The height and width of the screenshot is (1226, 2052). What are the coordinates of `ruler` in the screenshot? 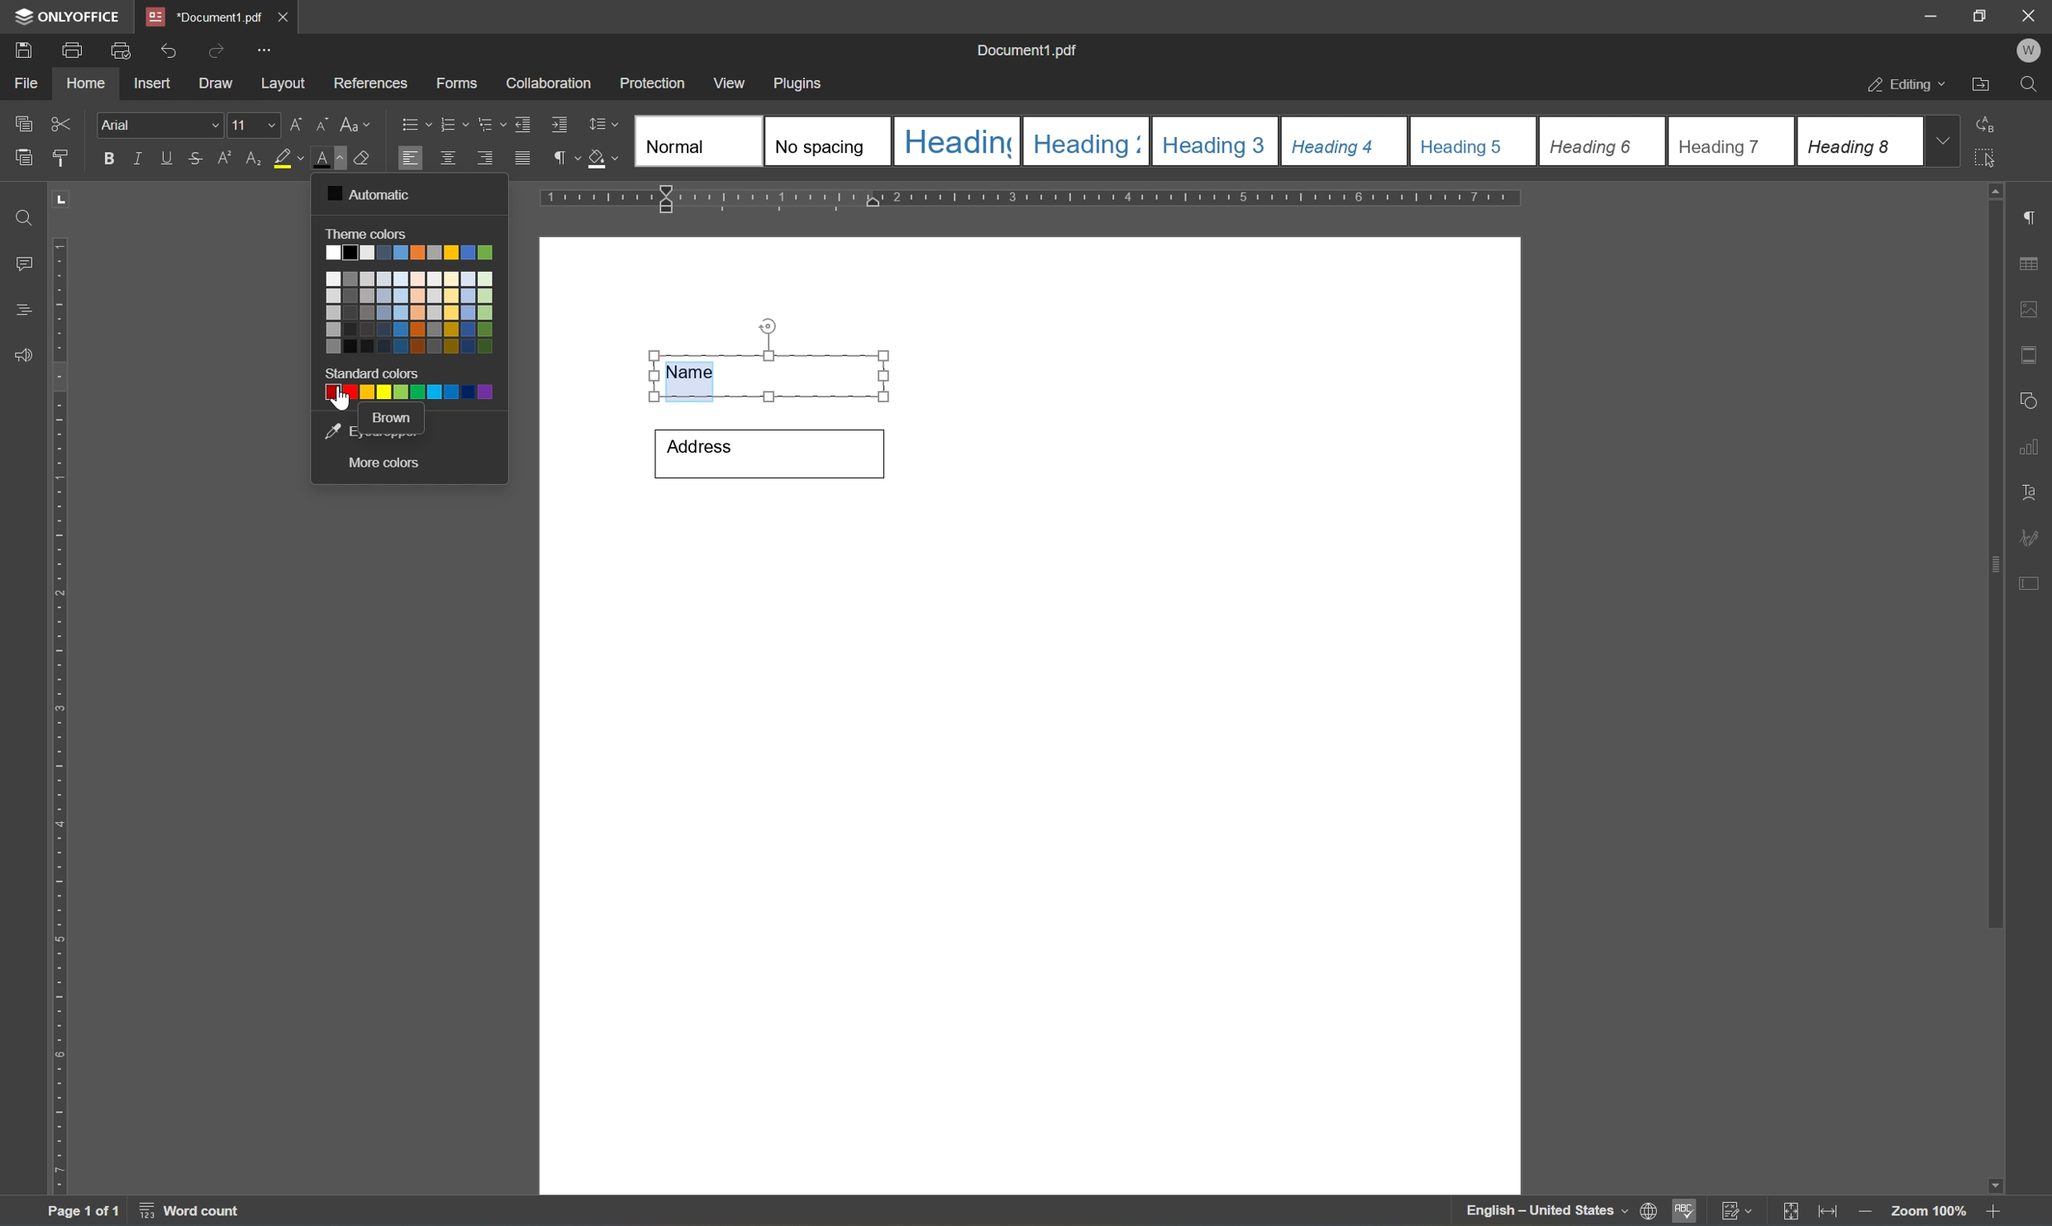 It's located at (1034, 198).